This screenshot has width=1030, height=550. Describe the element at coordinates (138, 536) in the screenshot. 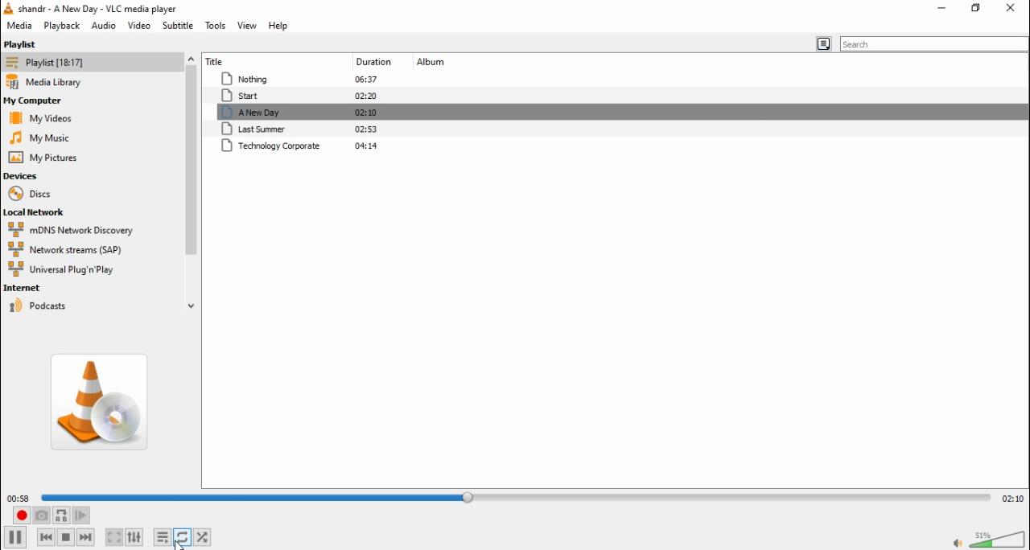

I see `show extended settings` at that location.